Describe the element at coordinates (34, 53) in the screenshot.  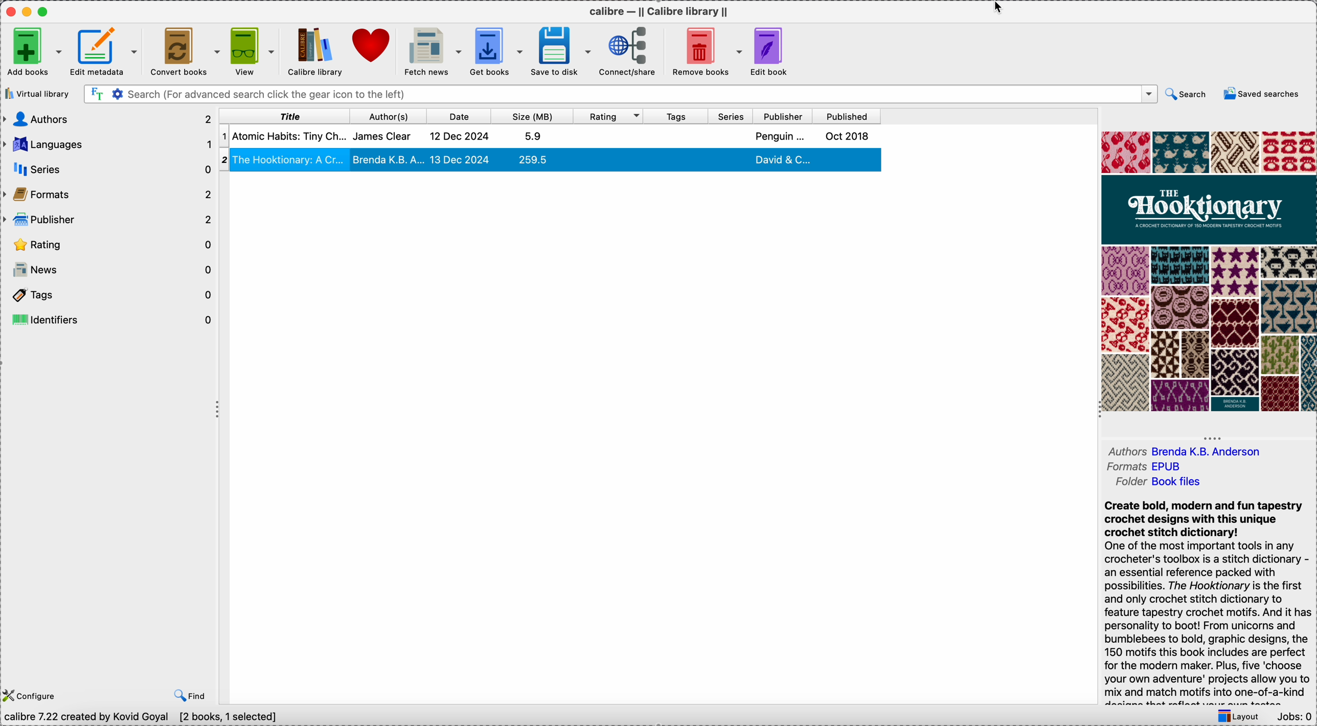
I see `add books` at that location.